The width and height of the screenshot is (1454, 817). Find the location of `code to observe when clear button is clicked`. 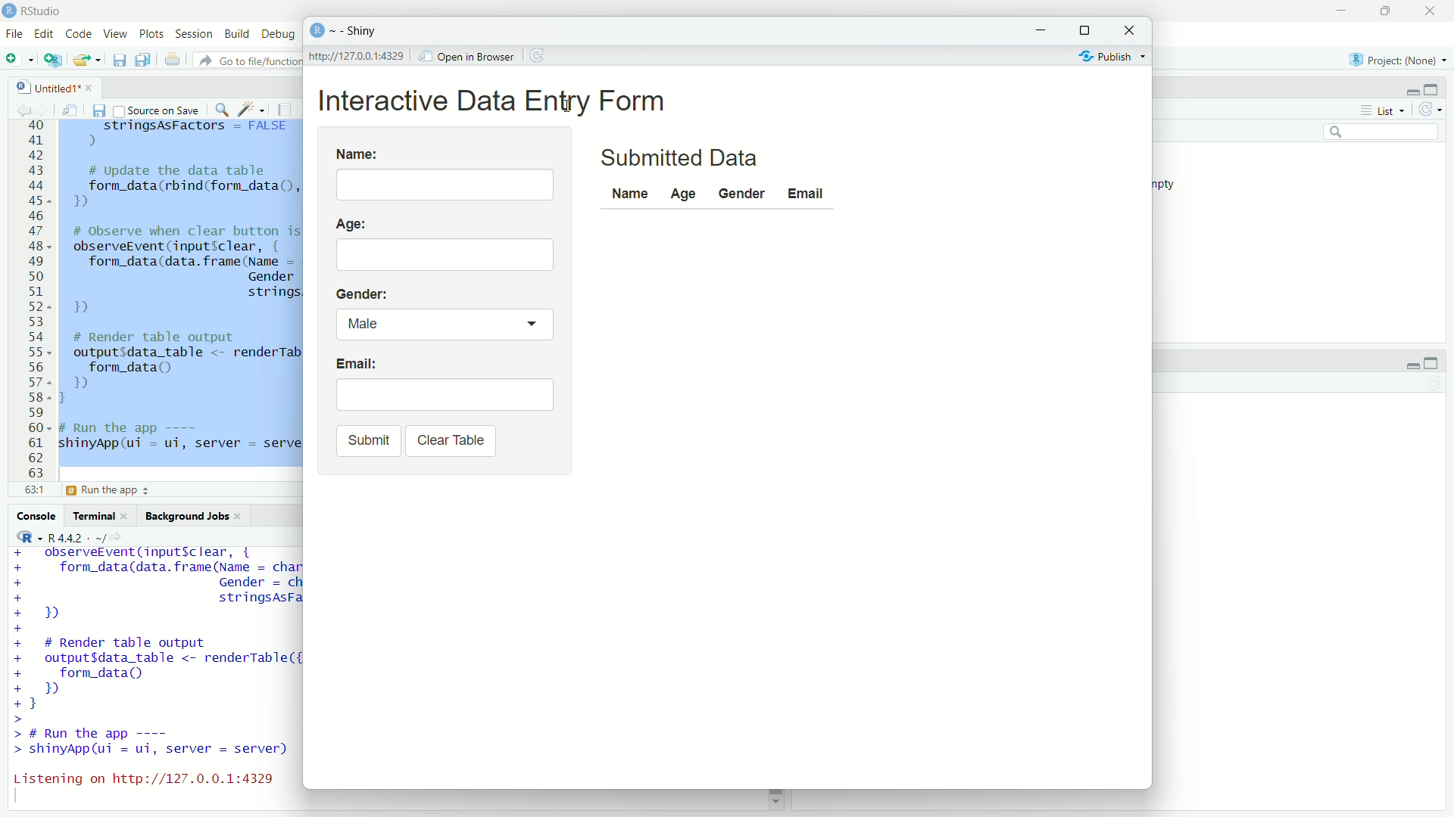

code to observe when clear button is clicked is located at coordinates (189, 272).